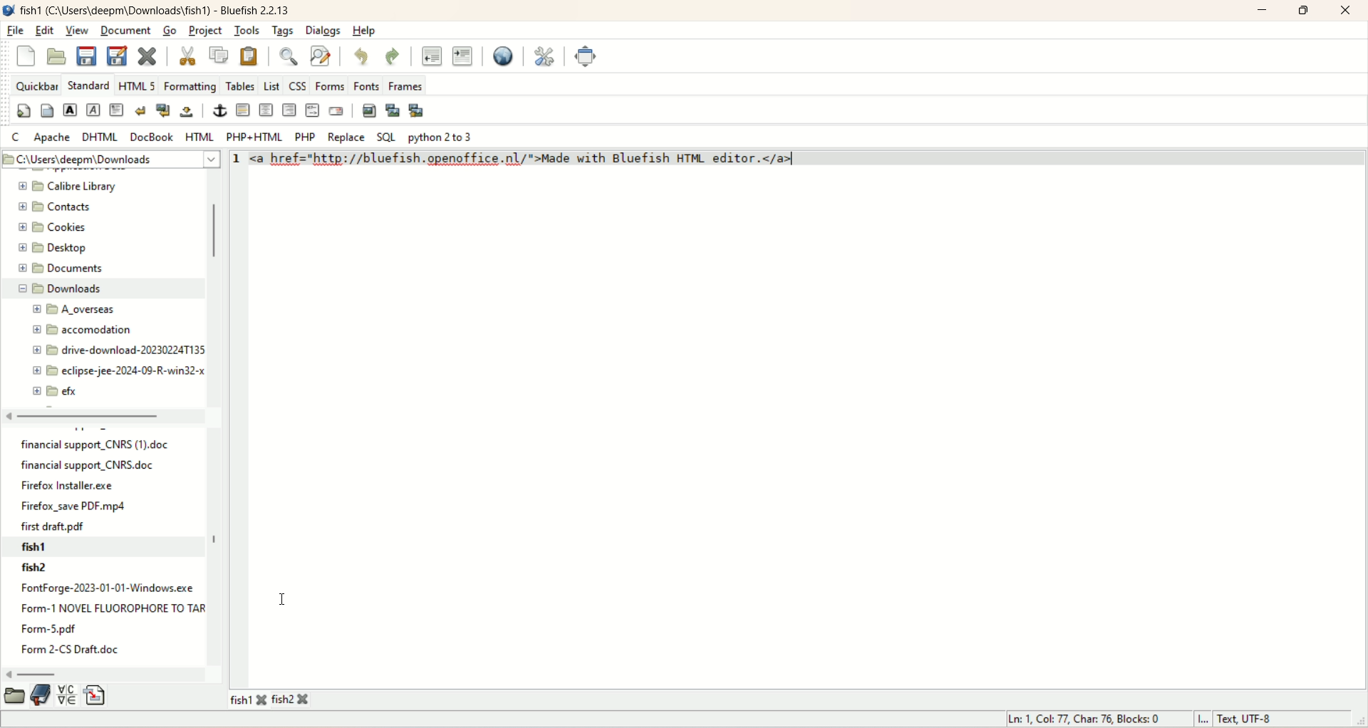 This screenshot has width=1368, height=728. Describe the element at coordinates (242, 110) in the screenshot. I see `horizontal rule` at that location.